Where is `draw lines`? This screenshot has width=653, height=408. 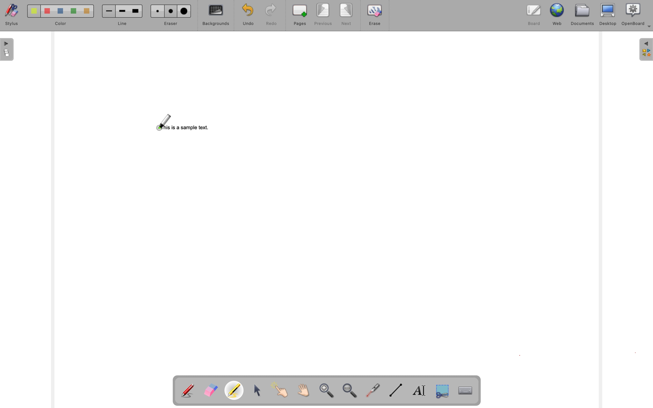
draw lines is located at coordinates (396, 390).